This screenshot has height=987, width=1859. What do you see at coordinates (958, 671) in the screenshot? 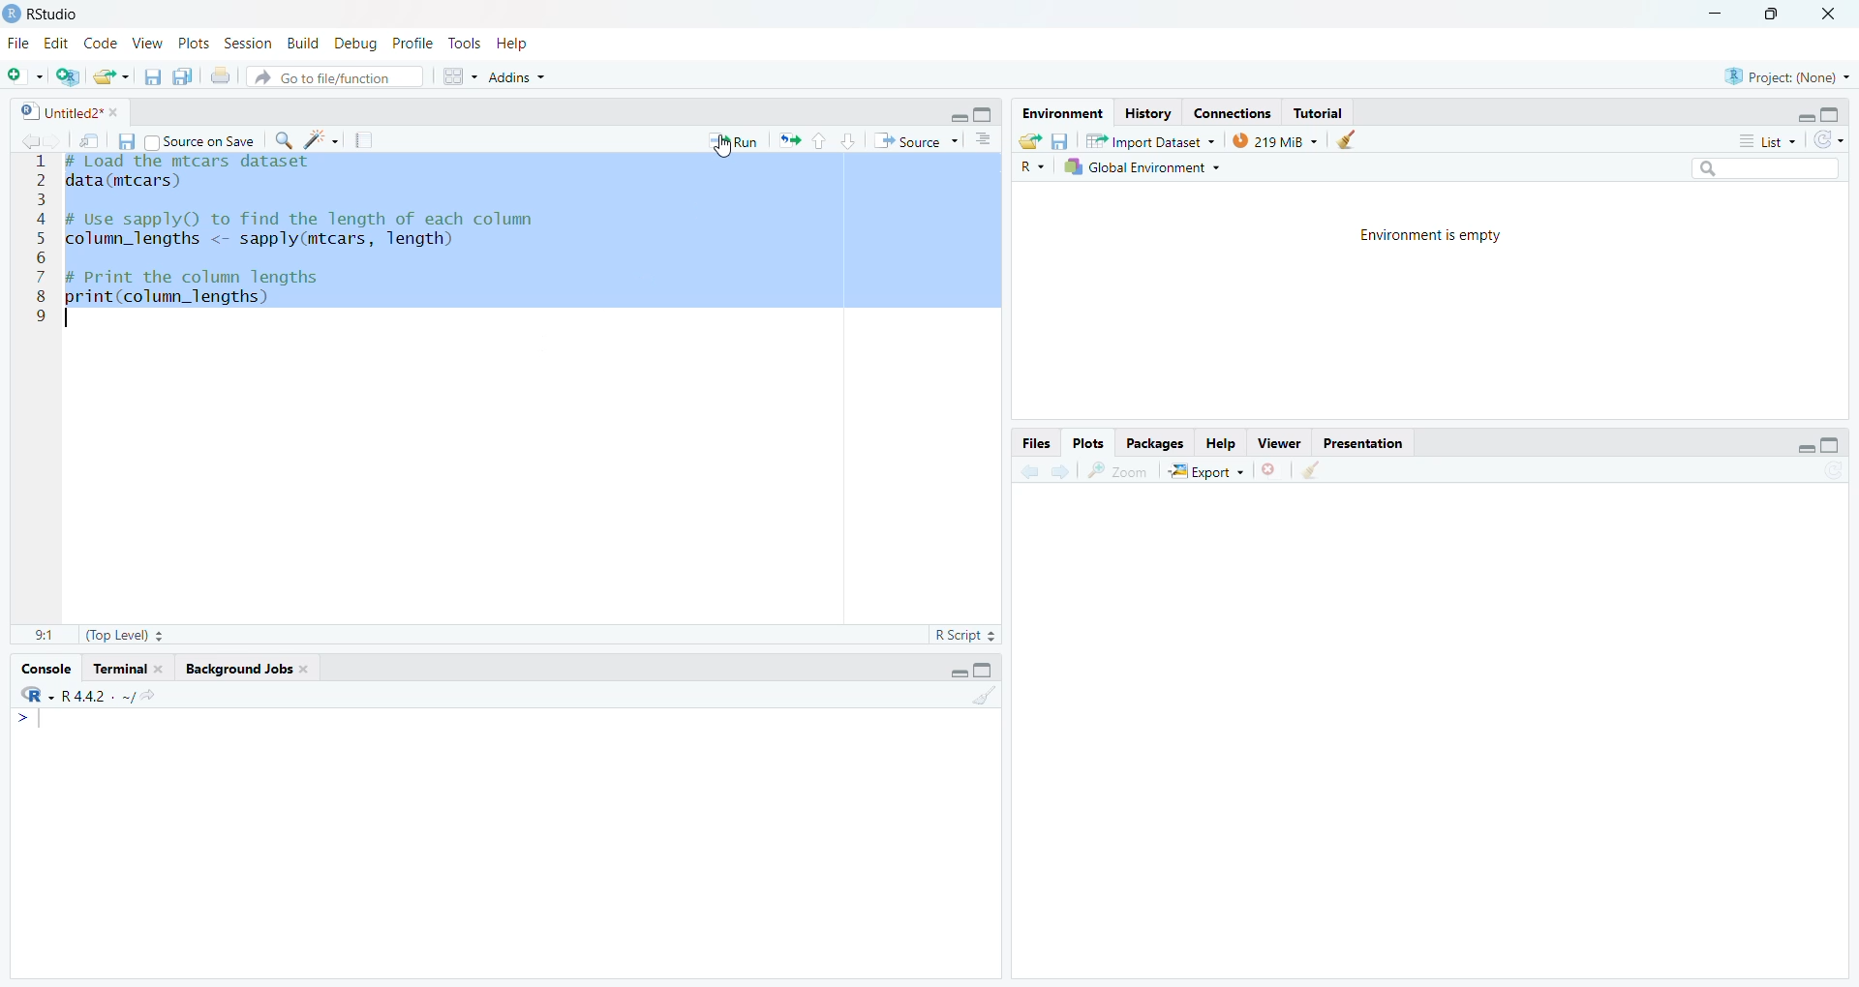
I see `Hide` at bounding box center [958, 671].